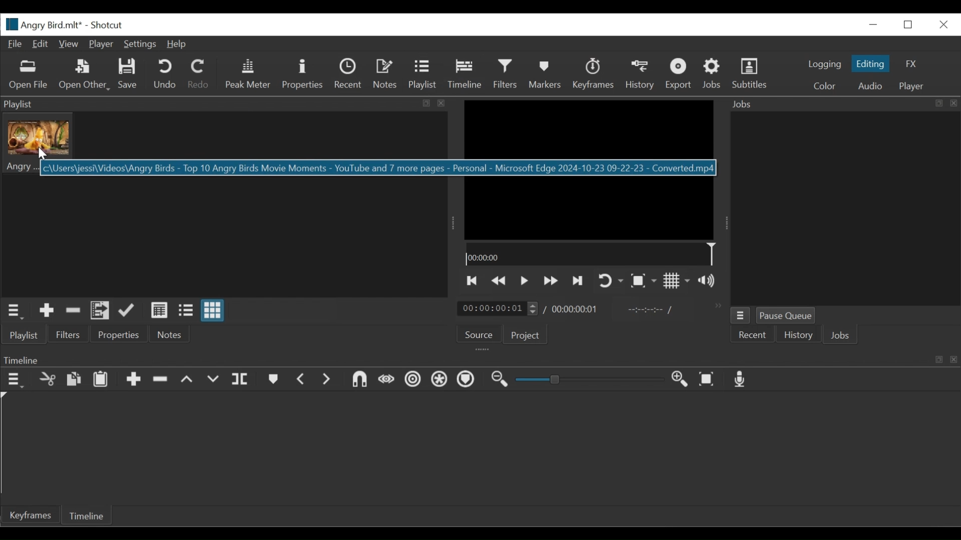 The height and width of the screenshot is (540, 961). Describe the element at coordinates (378, 167) in the screenshot. I see `File Path` at that location.